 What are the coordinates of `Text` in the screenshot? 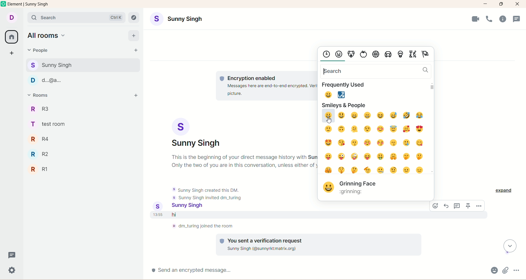 It's located at (359, 188).